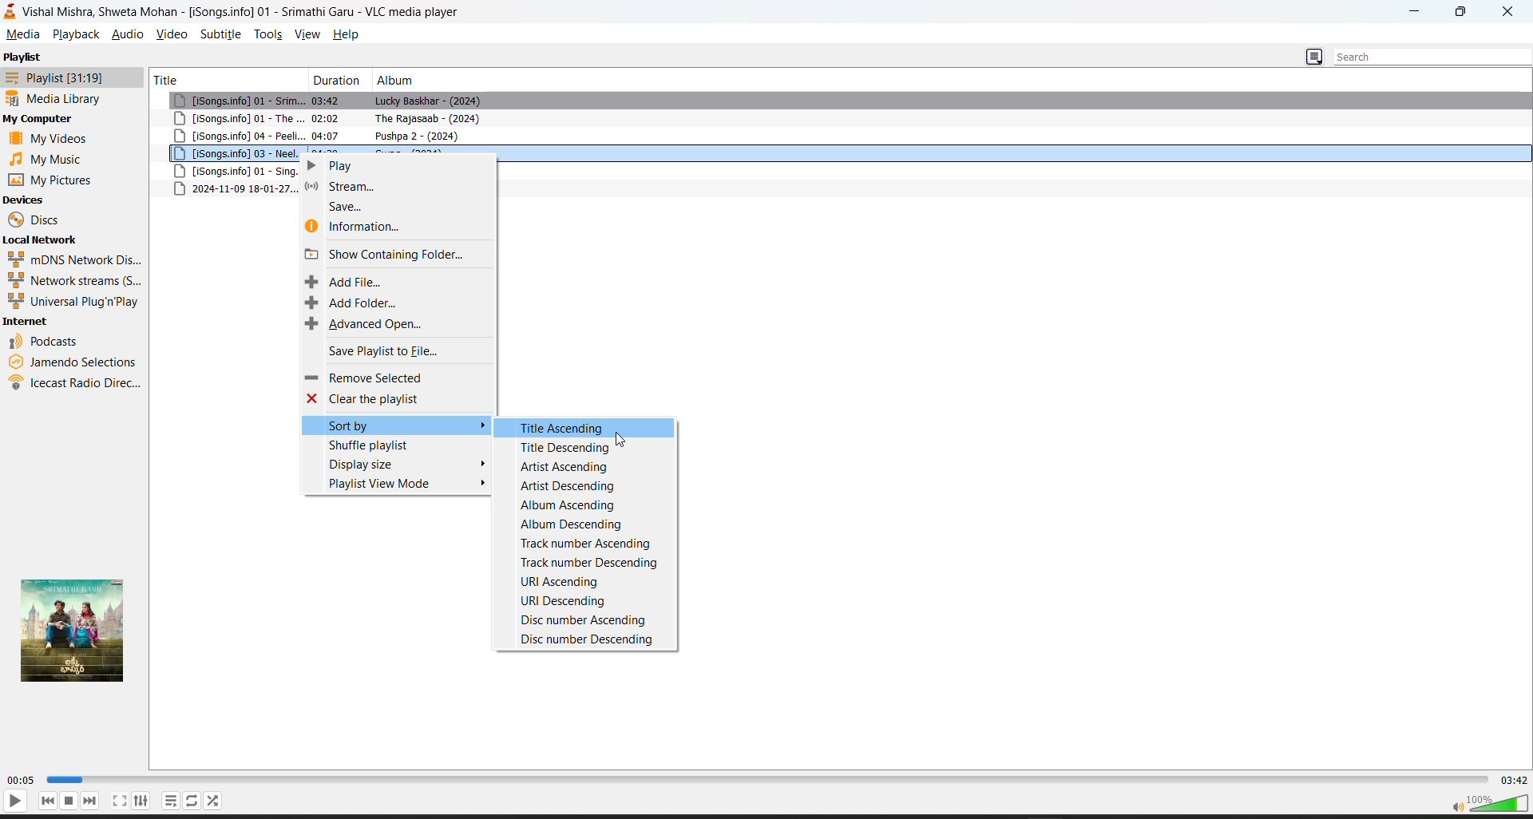 Image resolution: width=1533 pixels, height=819 pixels. Describe the element at coordinates (764, 781) in the screenshot. I see `track slider` at that location.